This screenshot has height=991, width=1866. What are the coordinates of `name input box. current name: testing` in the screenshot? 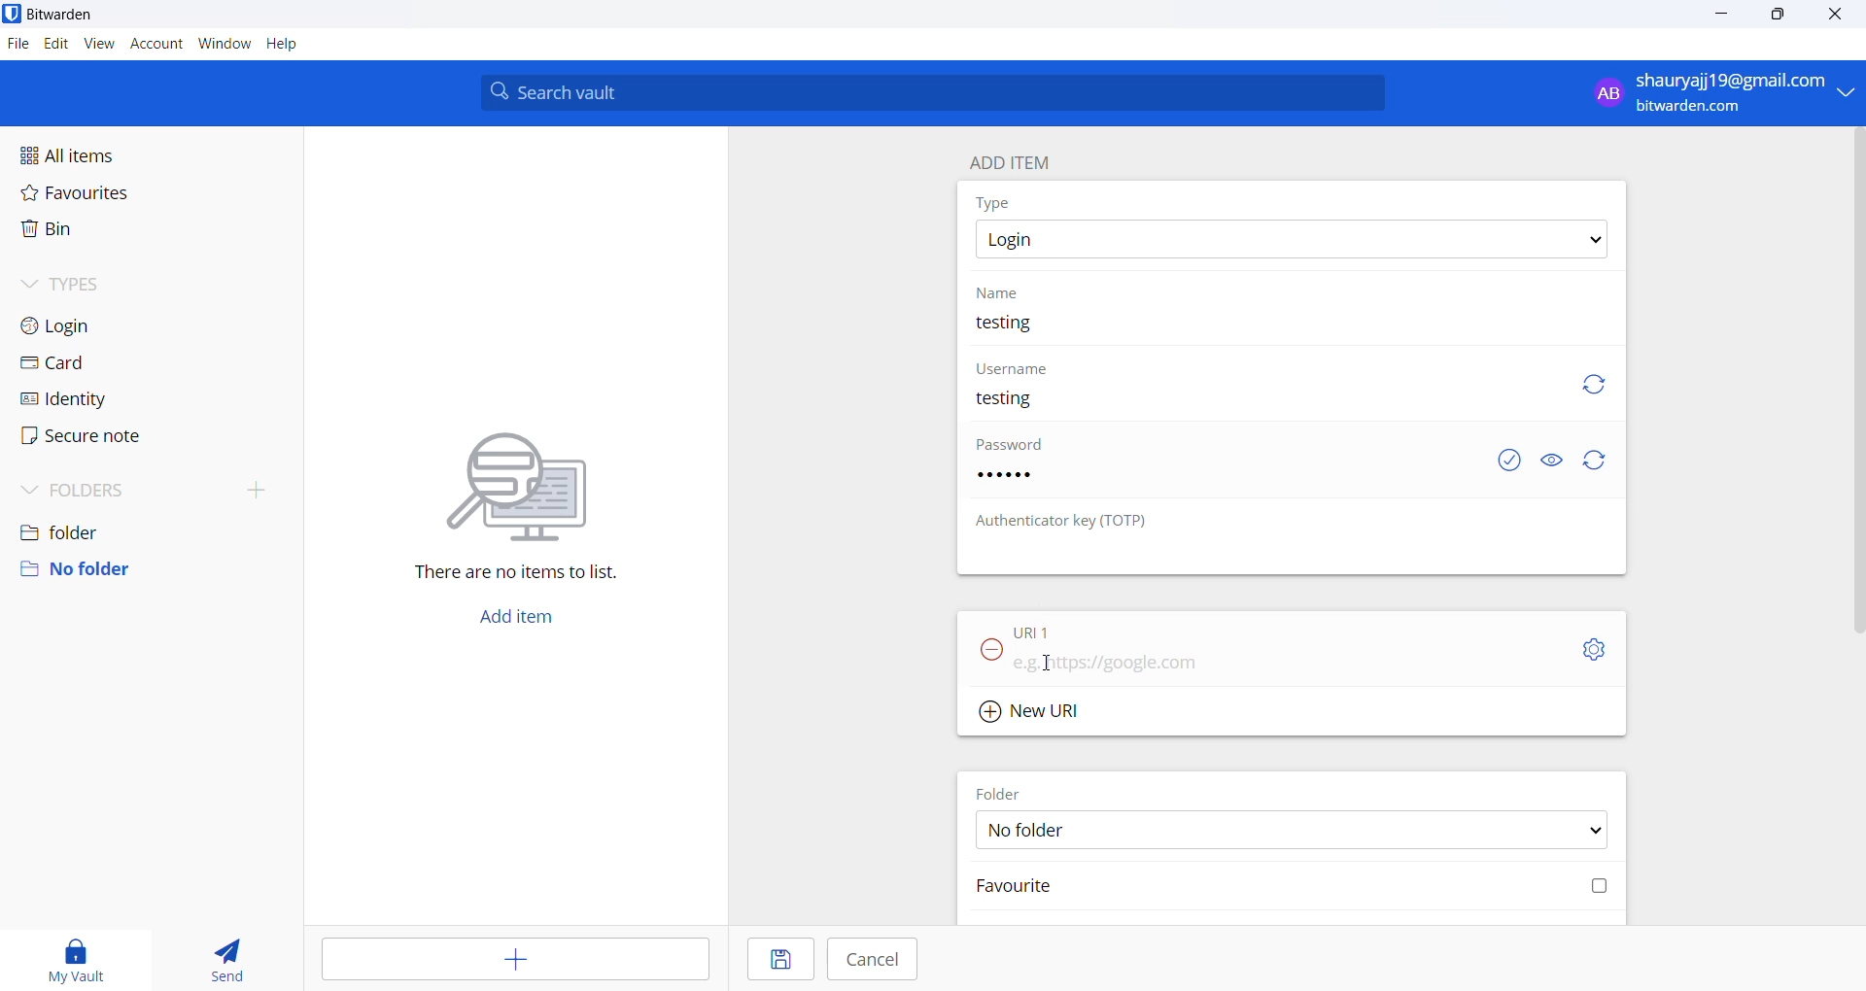 It's located at (1294, 332).